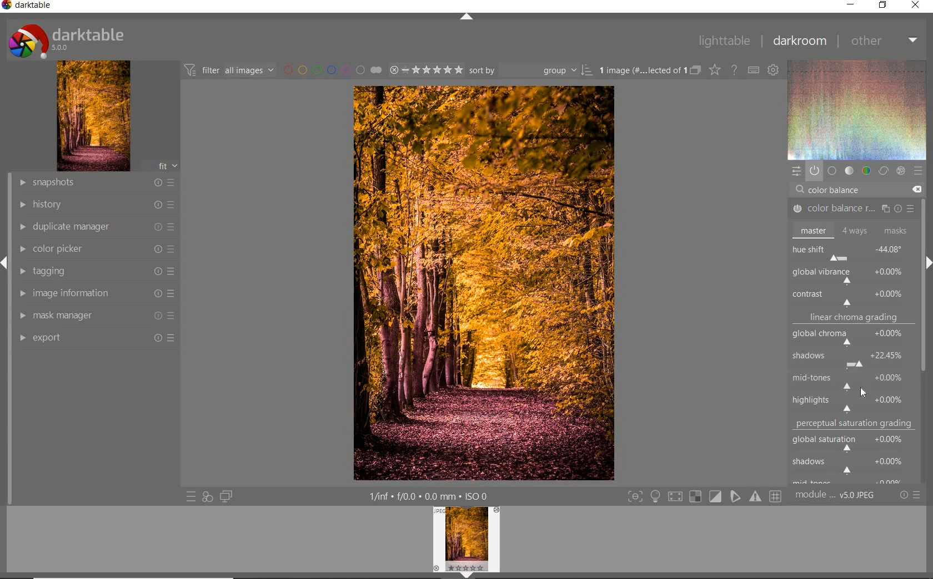 The height and width of the screenshot is (579, 933). I want to click on quick access to preset, so click(190, 495).